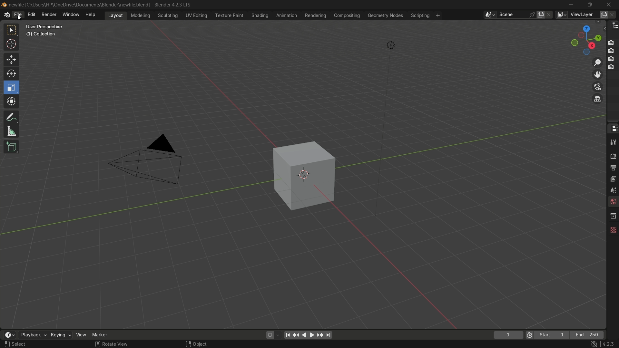 The width and height of the screenshot is (619, 348). Describe the element at coordinates (583, 15) in the screenshot. I see `view layer name` at that location.